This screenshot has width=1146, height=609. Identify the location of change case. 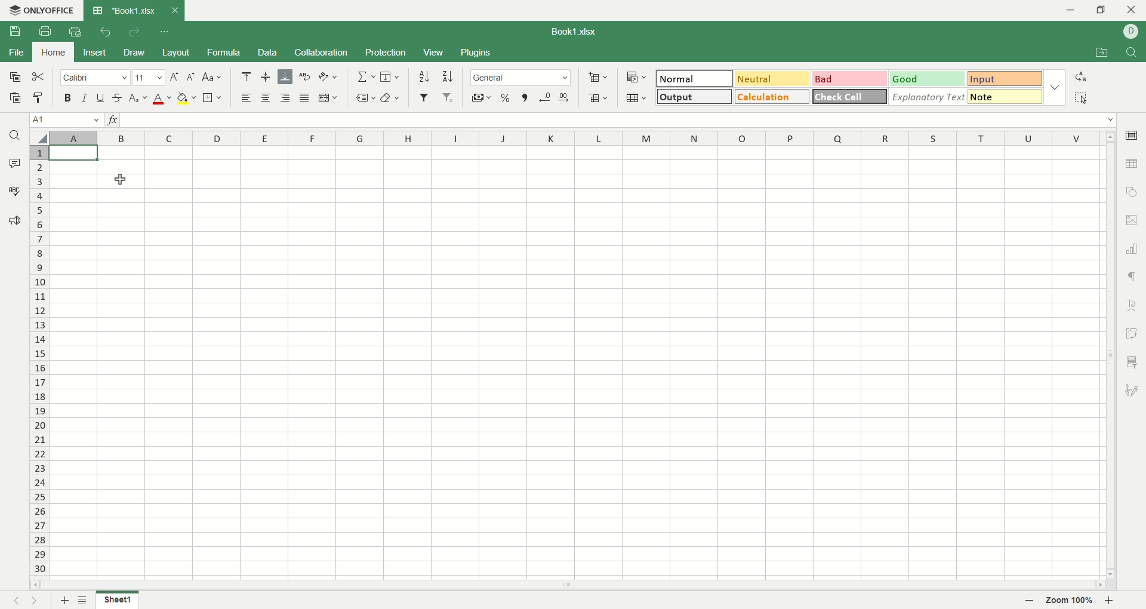
(213, 77).